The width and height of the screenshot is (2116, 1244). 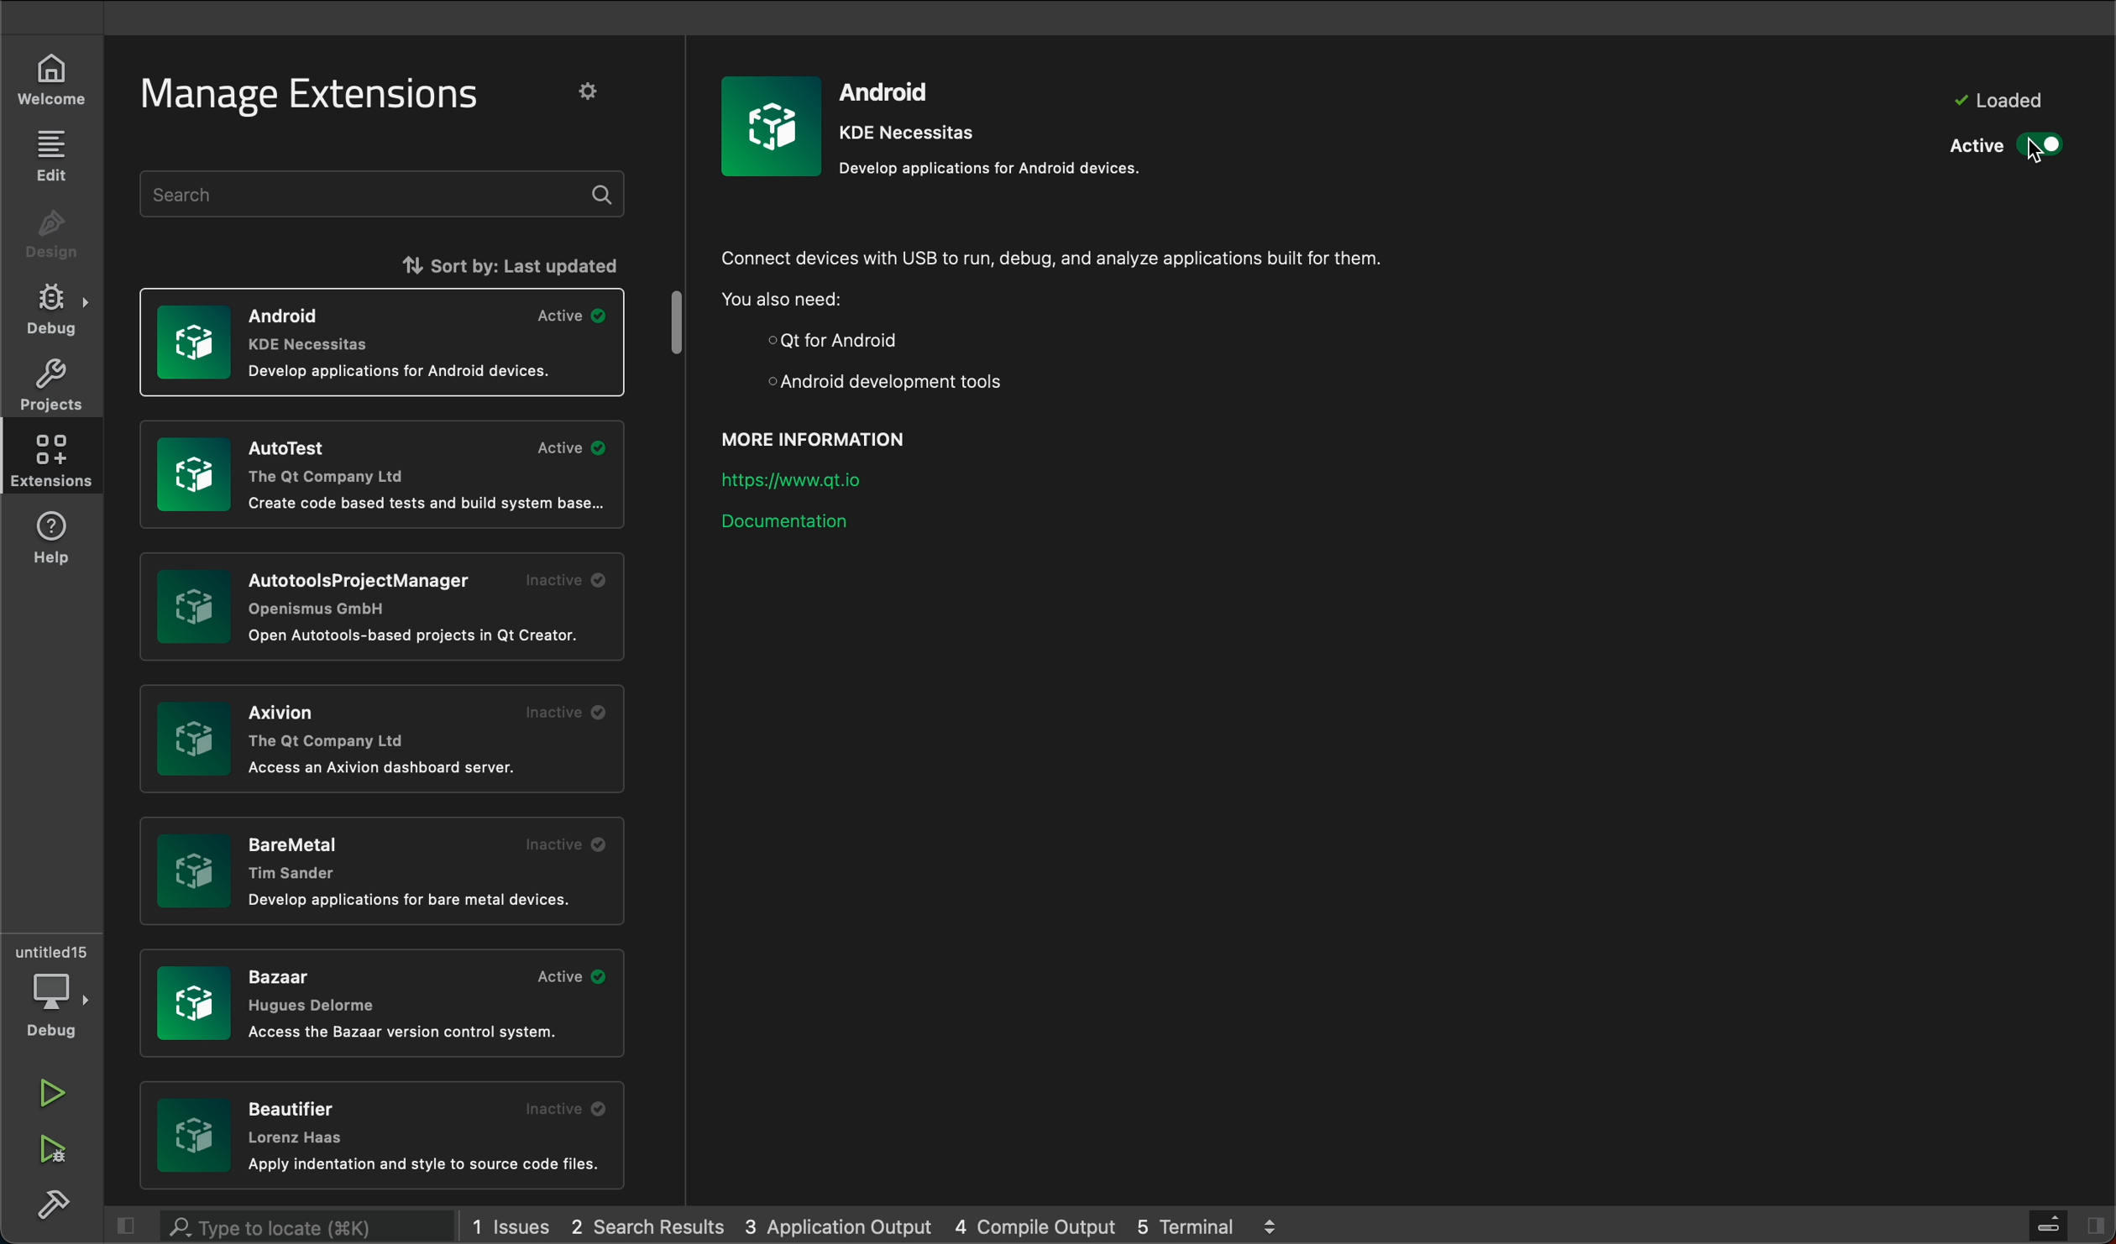 What do you see at coordinates (52, 82) in the screenshot?
I see `welcome` at bounding box center [52, 82].